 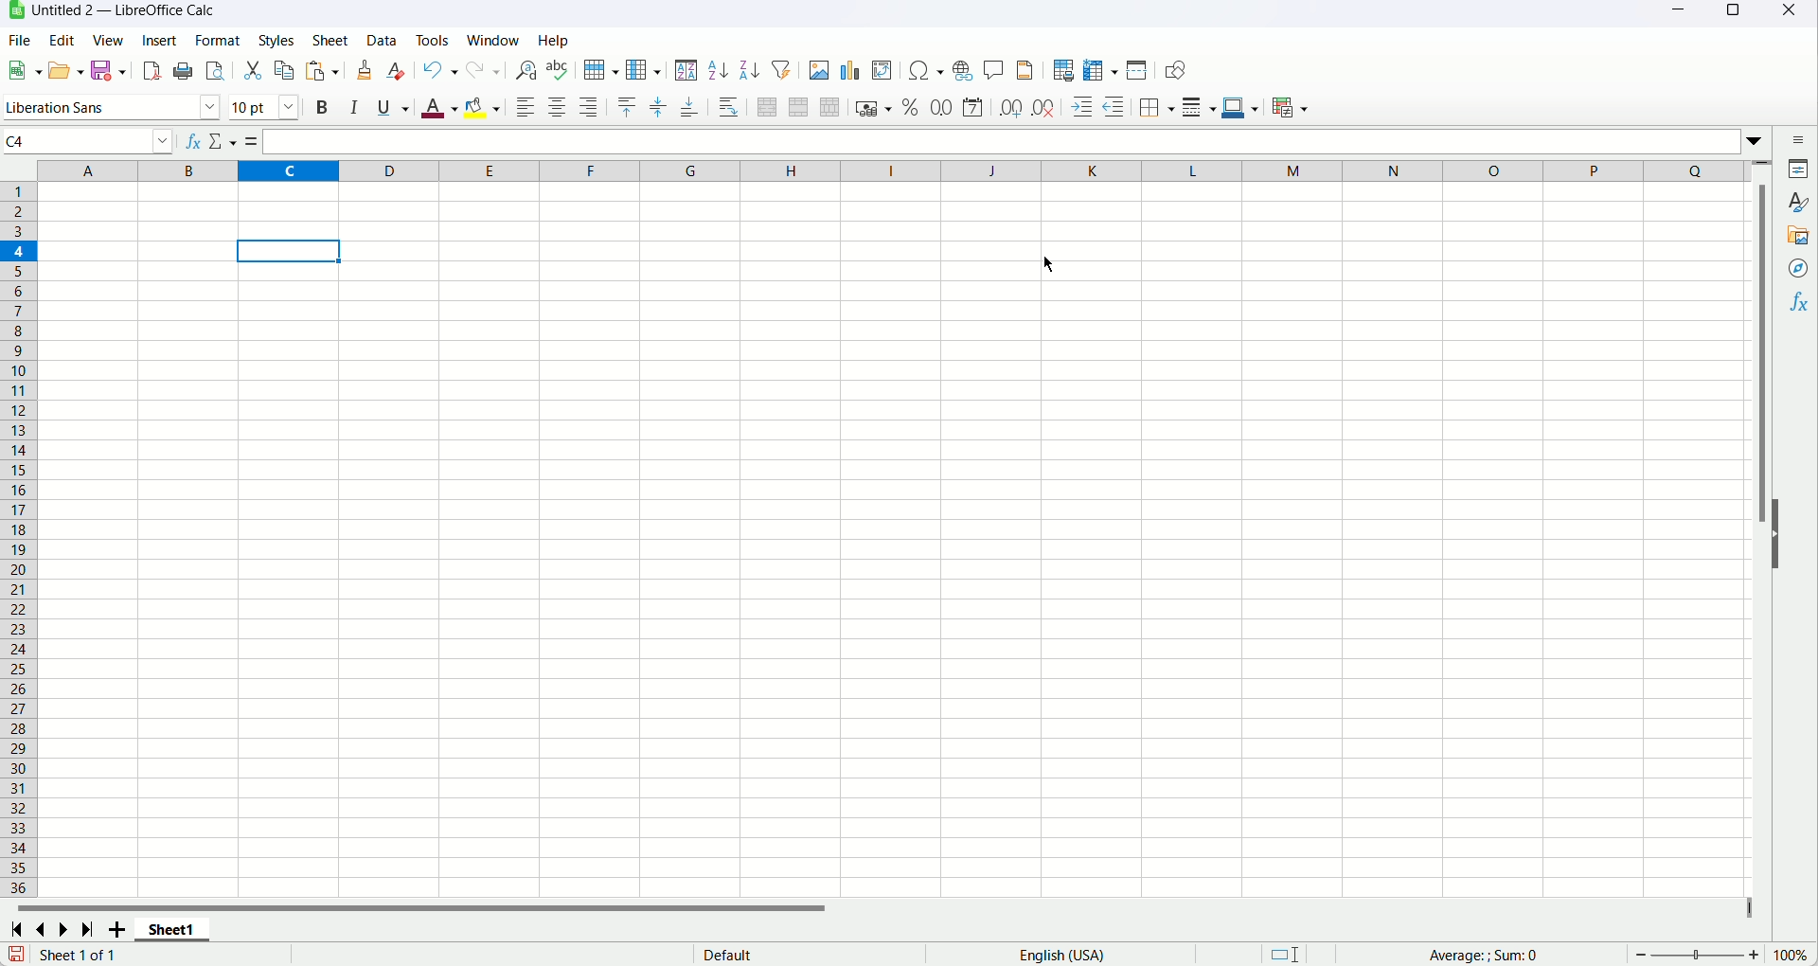 I want to click on Format as currency, so click(x=874, y=107).